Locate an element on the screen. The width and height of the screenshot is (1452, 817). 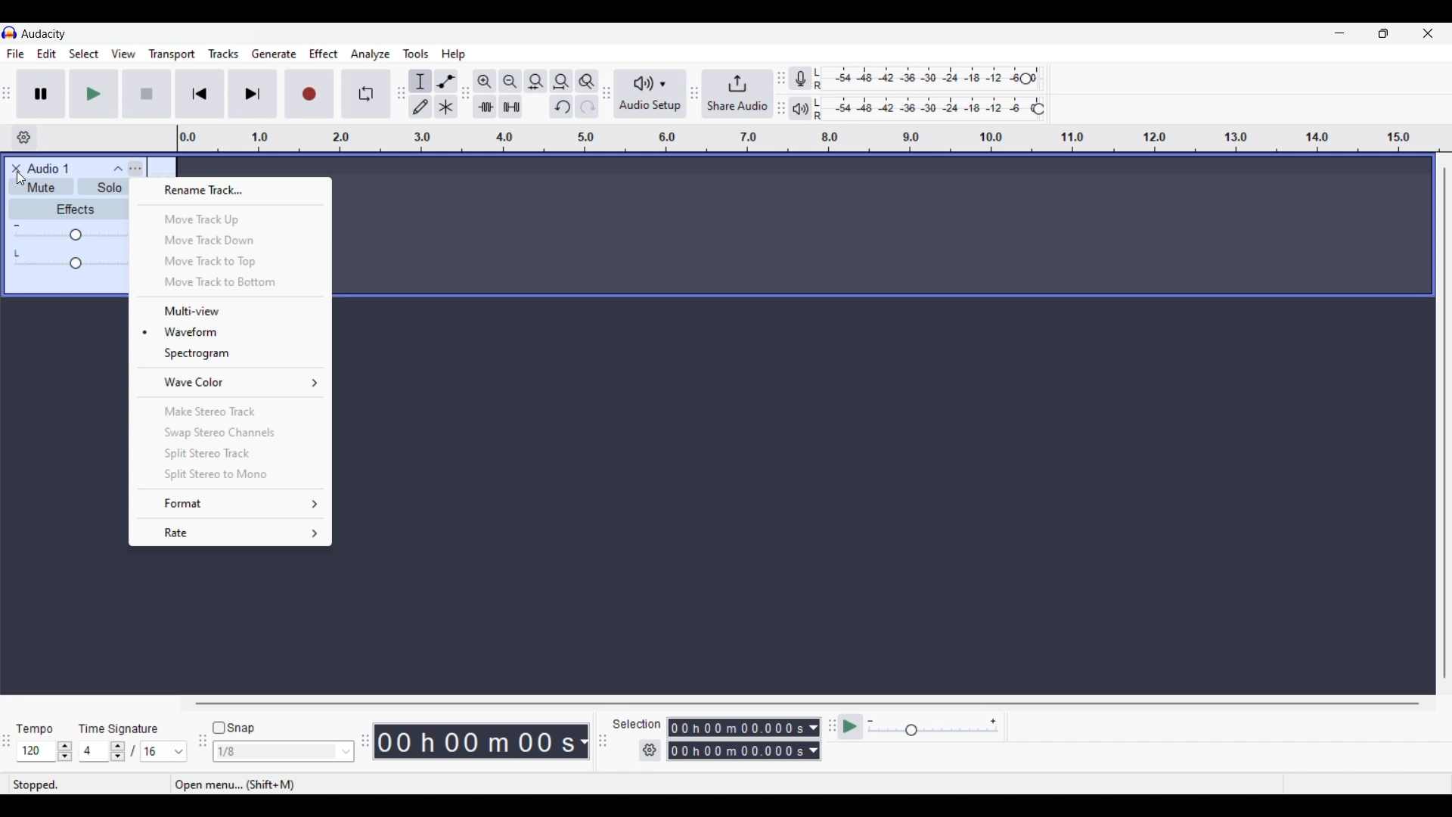
Trim audio outside selection is located at coordinates (484, 106).